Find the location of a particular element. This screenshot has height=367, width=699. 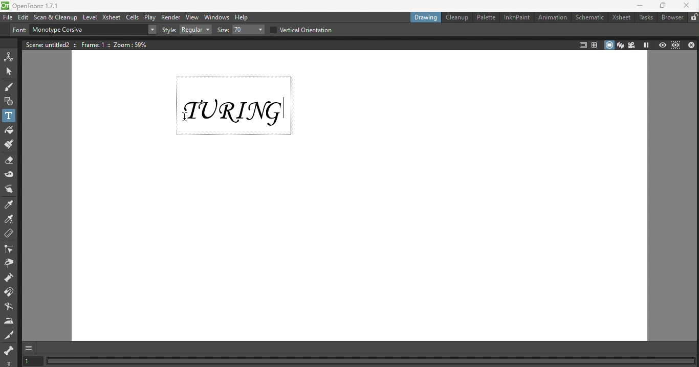

Preview is located at coordinates (661, 46).